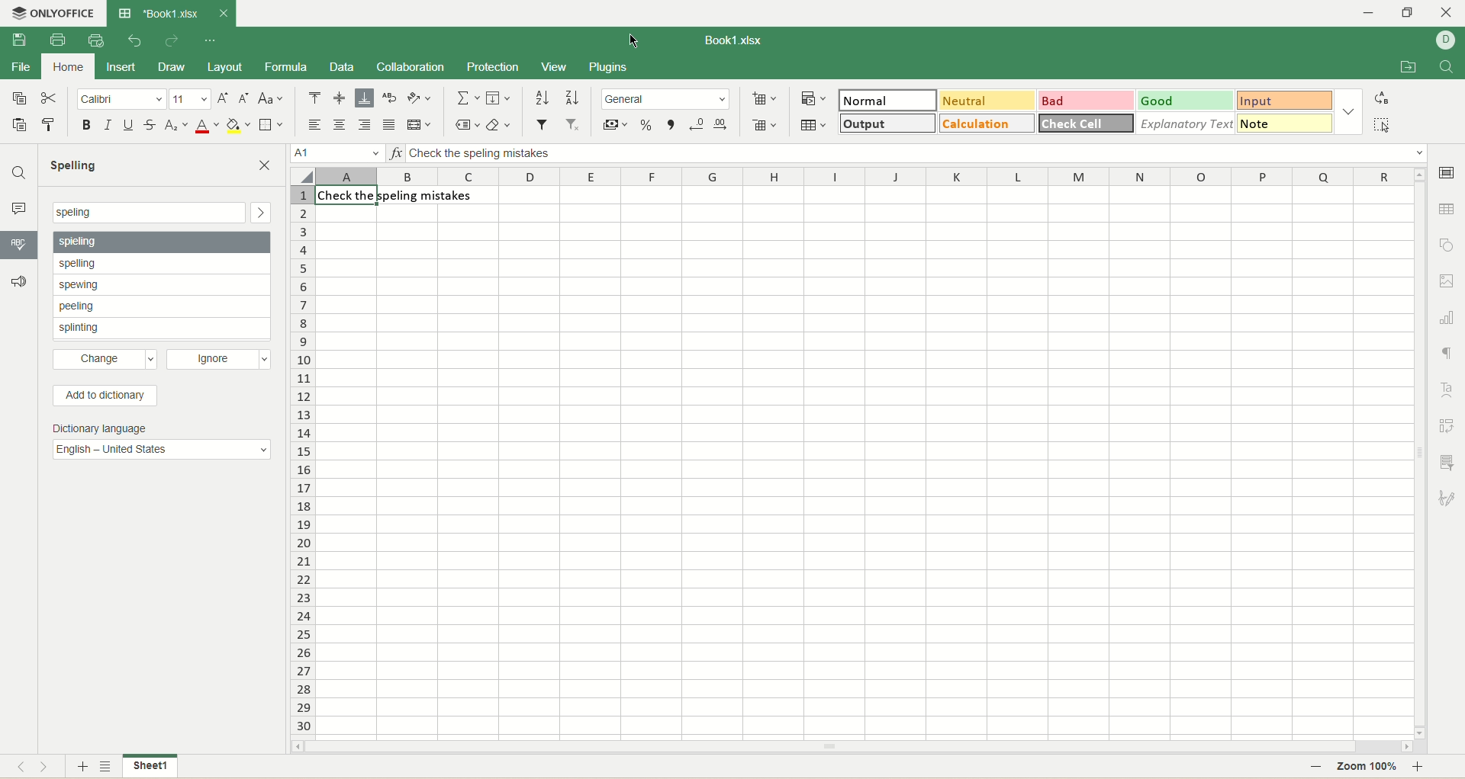 This screenshot has width=1465, height=779. What do you see at coordinates (1448, 173) in the screenshot?
I see `cell settings` at bounding box center [1448, 173].